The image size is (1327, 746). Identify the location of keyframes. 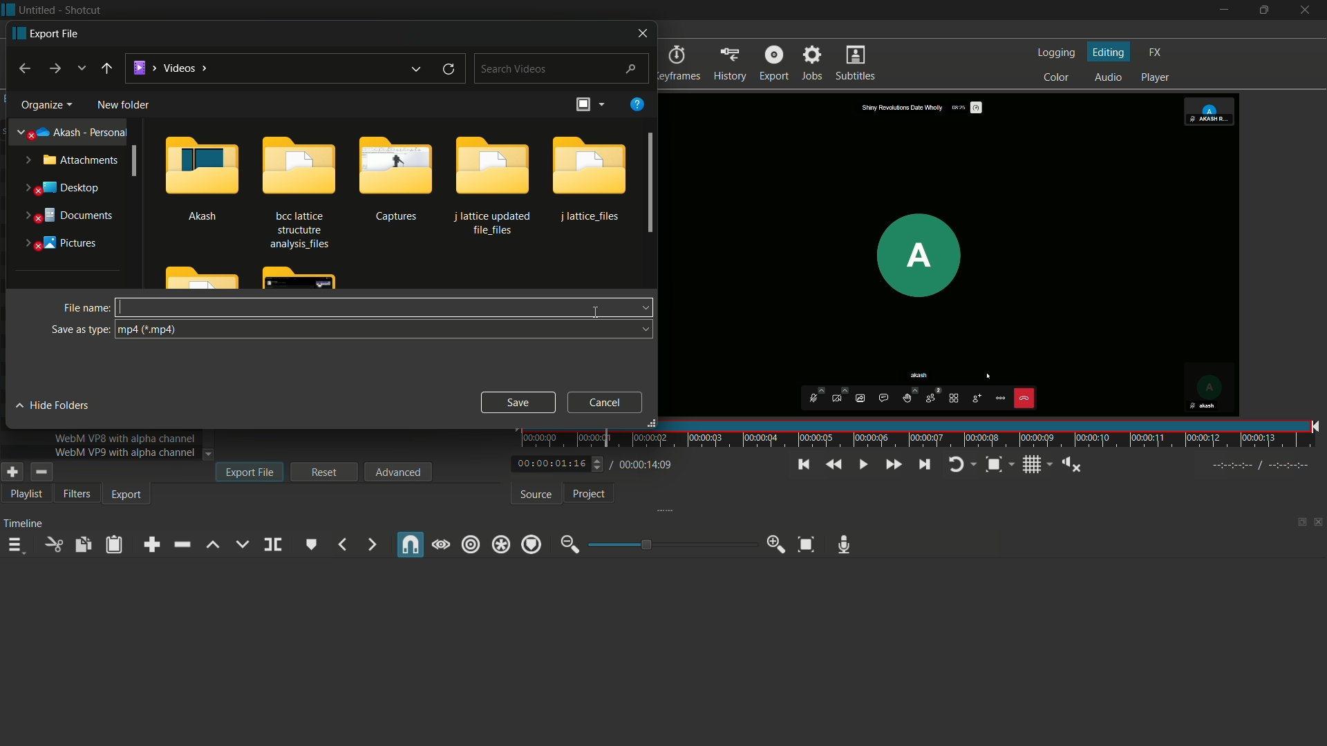
(677, 64).